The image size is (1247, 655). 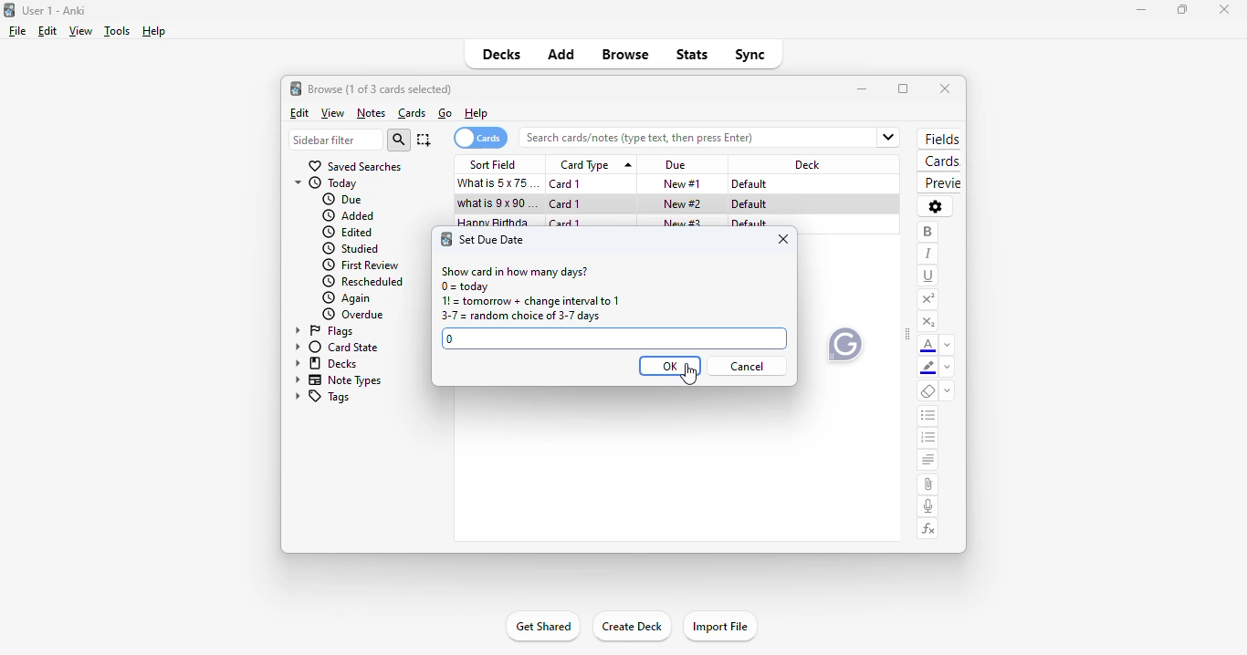 I want to click on search bar, so click(x=691, y=139).